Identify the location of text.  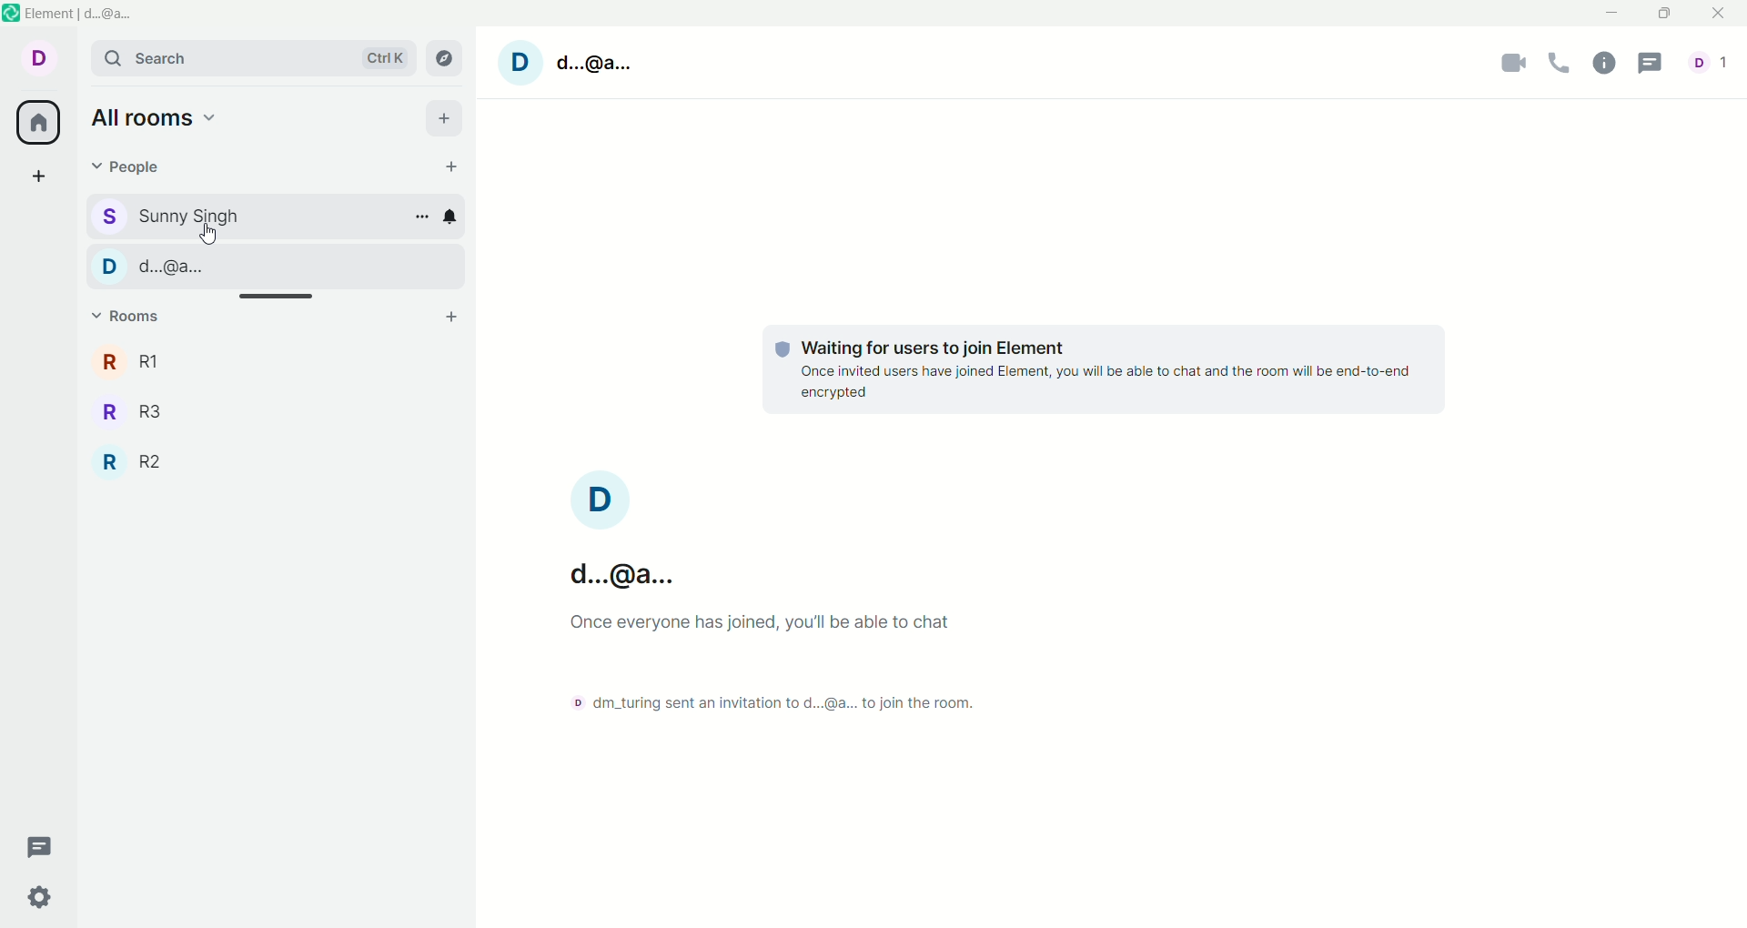
(1106, 373).